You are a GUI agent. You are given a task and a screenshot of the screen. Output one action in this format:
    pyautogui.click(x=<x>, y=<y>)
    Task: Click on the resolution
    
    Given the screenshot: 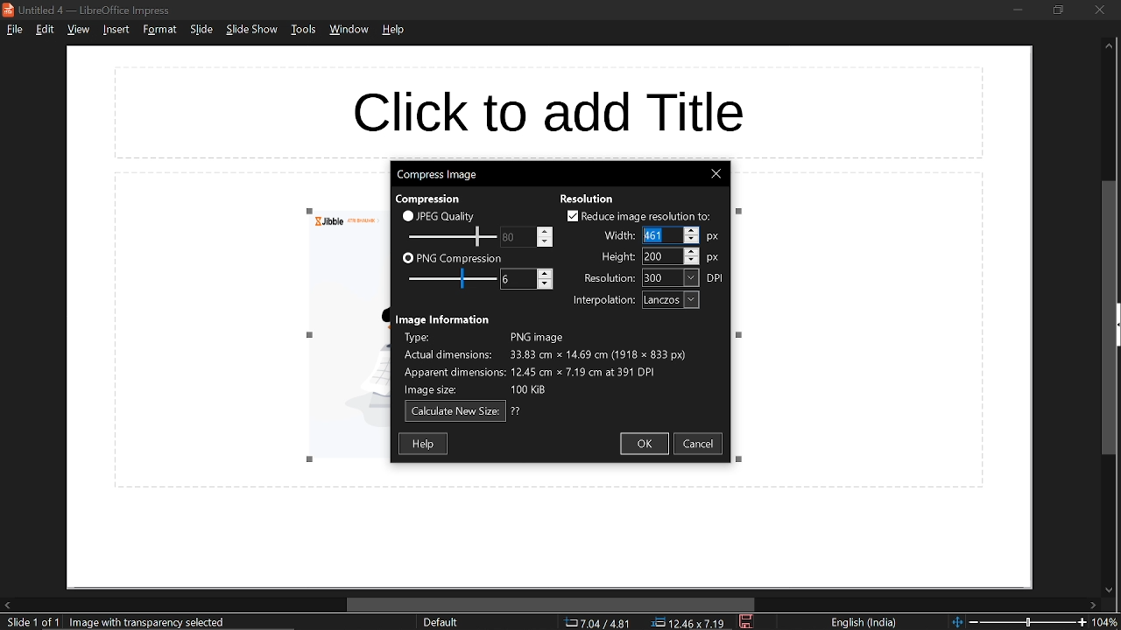 What is the action you would take?
    pyautogui.click(x=671, y=278)
    